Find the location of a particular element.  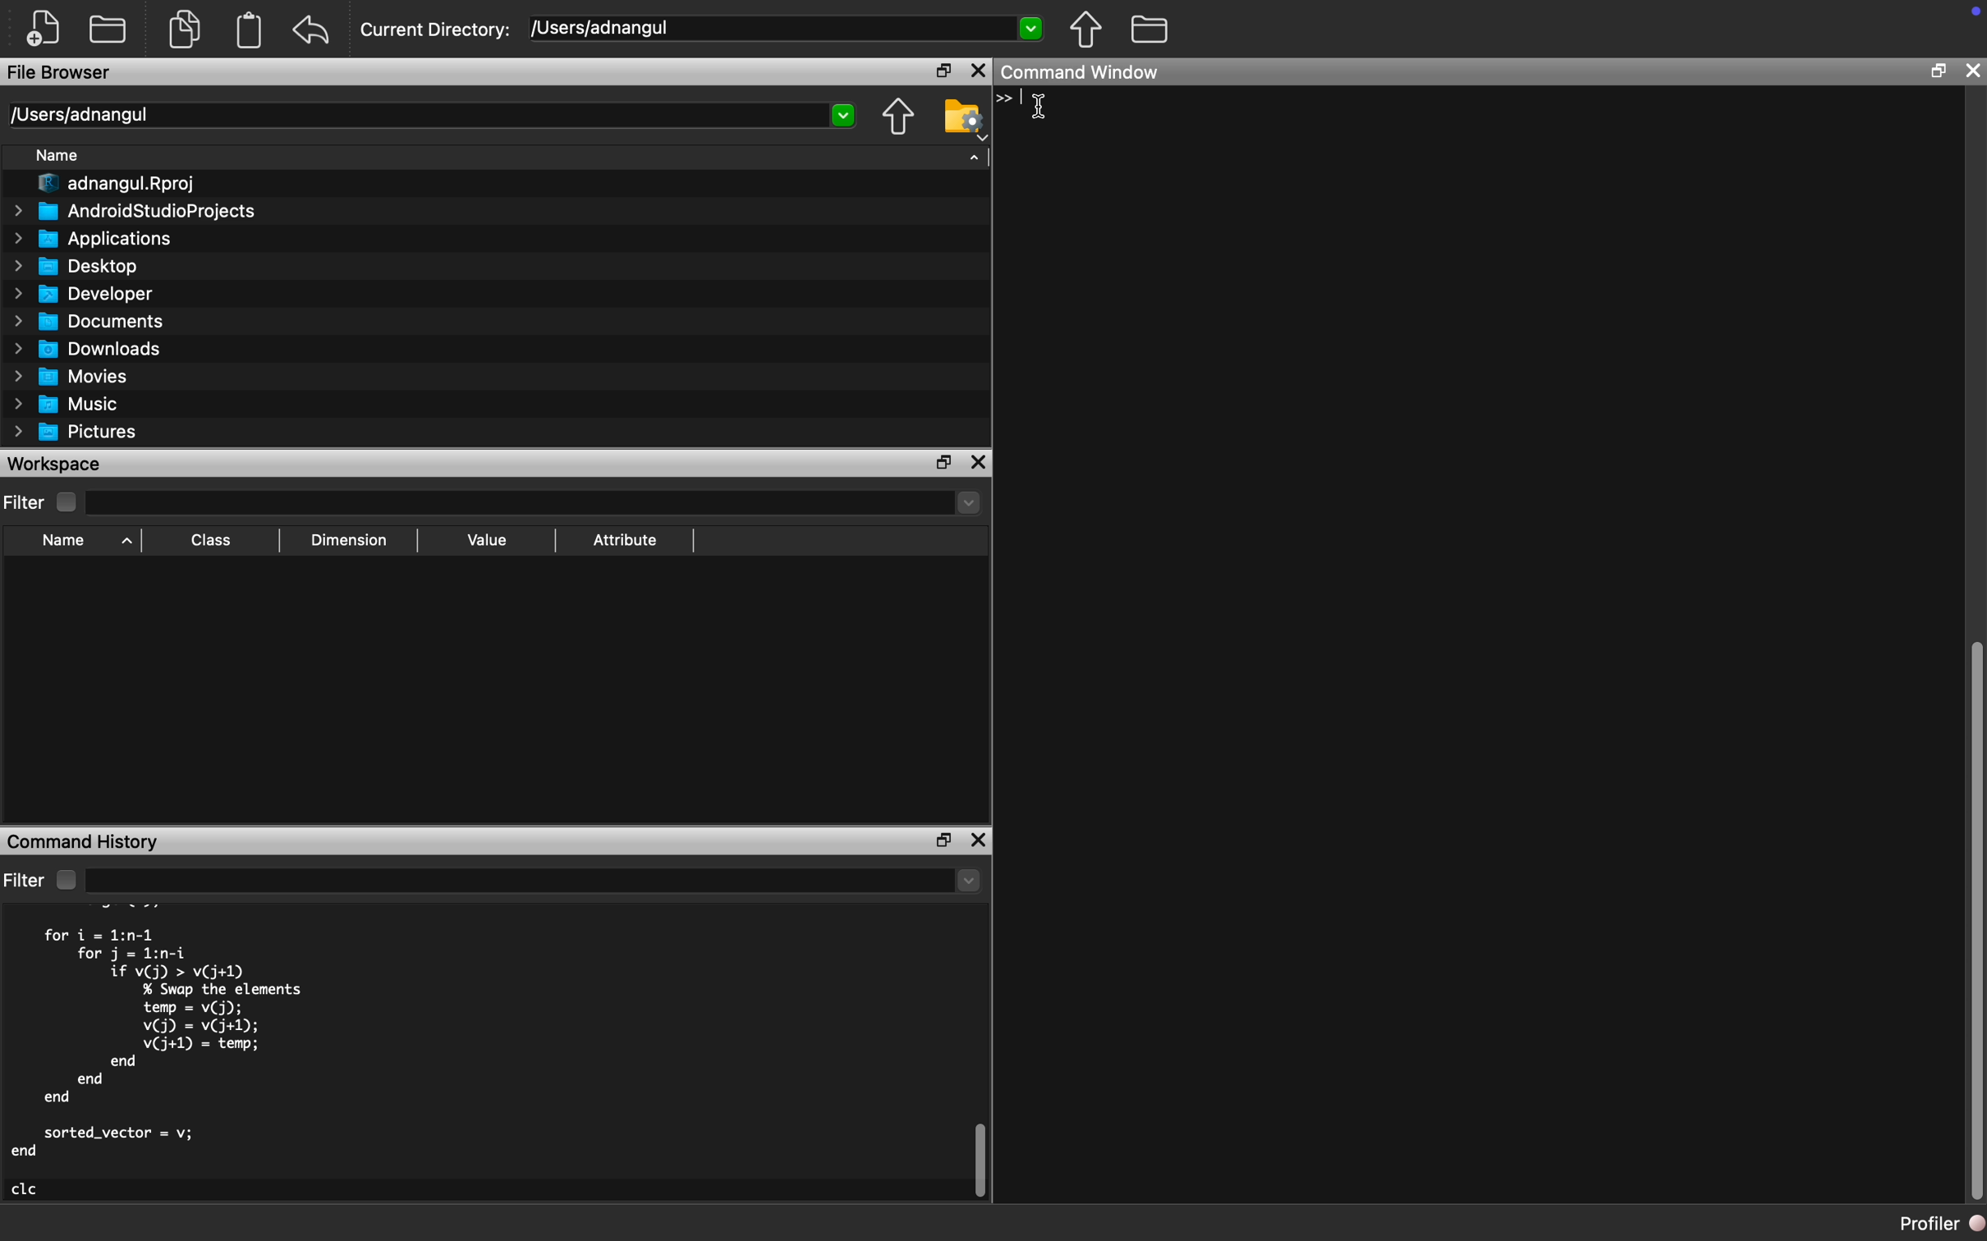

Parent Directory is located at coordinates (1086, 30).